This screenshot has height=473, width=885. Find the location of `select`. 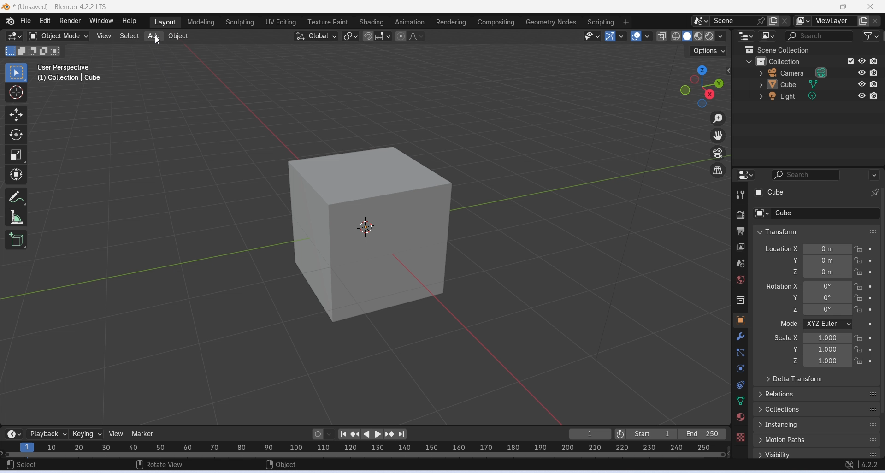

select is located at coordinates (23, 465).